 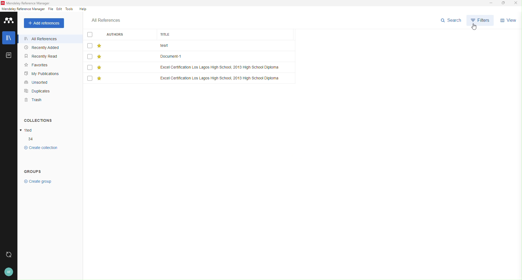 I want to click on Notebook, so click(x=8, y=55).